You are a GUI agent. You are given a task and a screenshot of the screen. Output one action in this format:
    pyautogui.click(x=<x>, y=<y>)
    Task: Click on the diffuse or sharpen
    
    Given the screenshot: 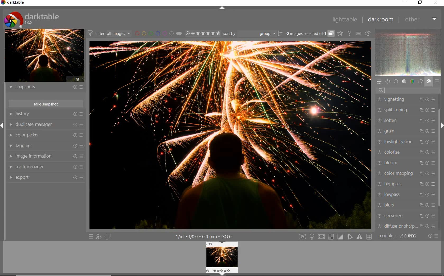 What is the action you would take?
    pyautogui.click(x=406, y=226)
    